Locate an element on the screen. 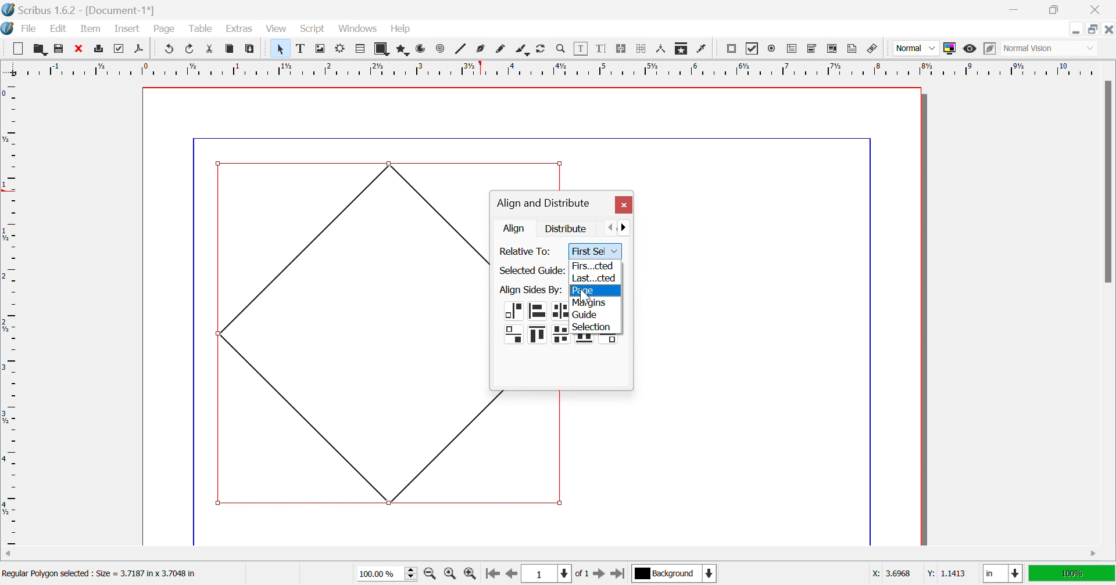  Rotate item is located at coordinates (541, 49).